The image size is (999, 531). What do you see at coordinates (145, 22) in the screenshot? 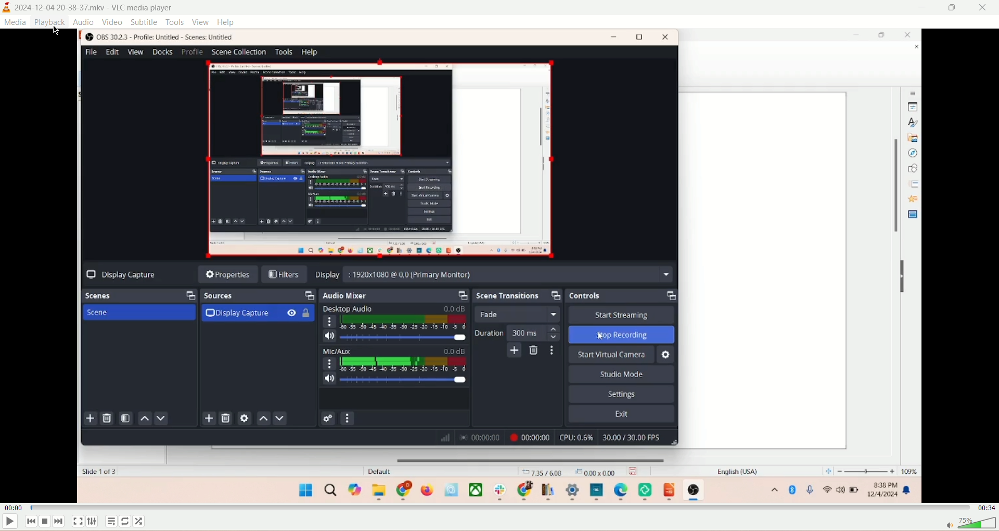
I see `subtitle` at bounding box center [145, 22].